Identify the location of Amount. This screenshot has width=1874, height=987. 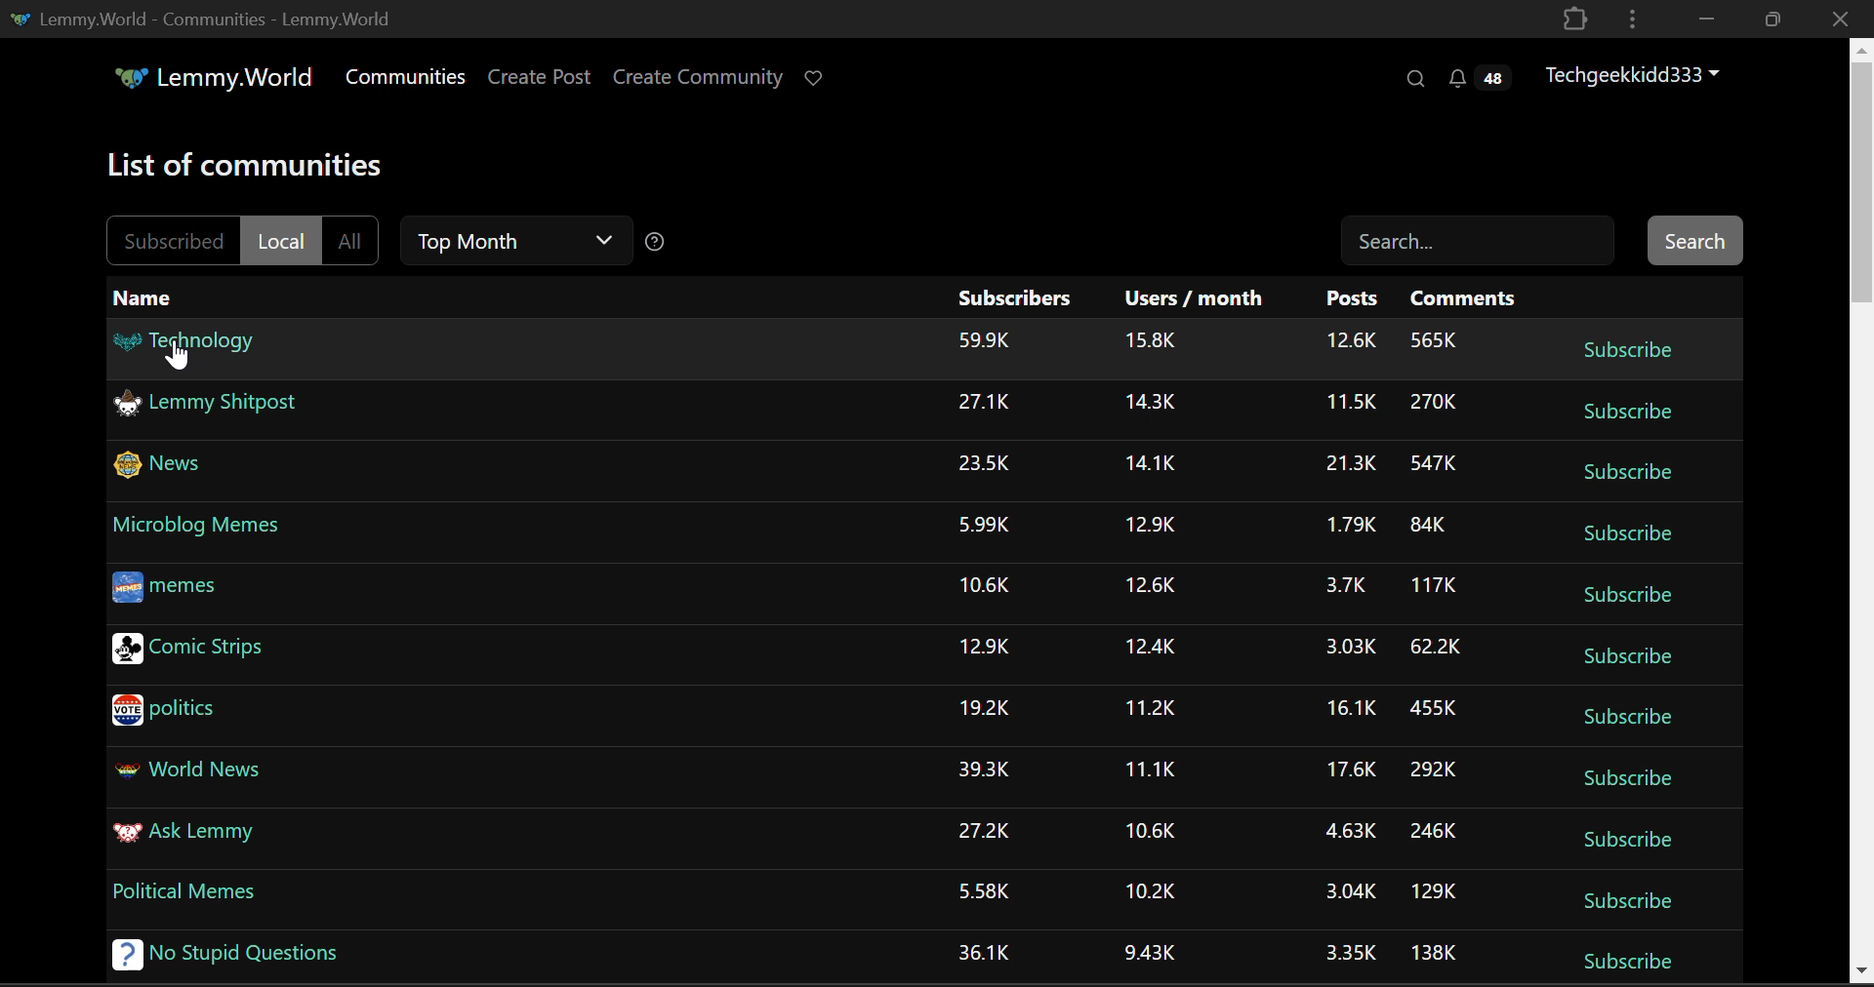
(1349, 401).